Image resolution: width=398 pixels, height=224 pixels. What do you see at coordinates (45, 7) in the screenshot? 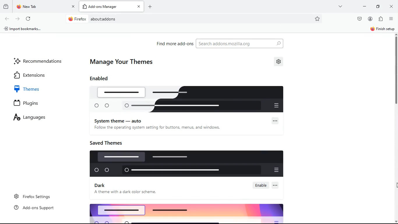
I see `tab` at bounding box center [45, 7].